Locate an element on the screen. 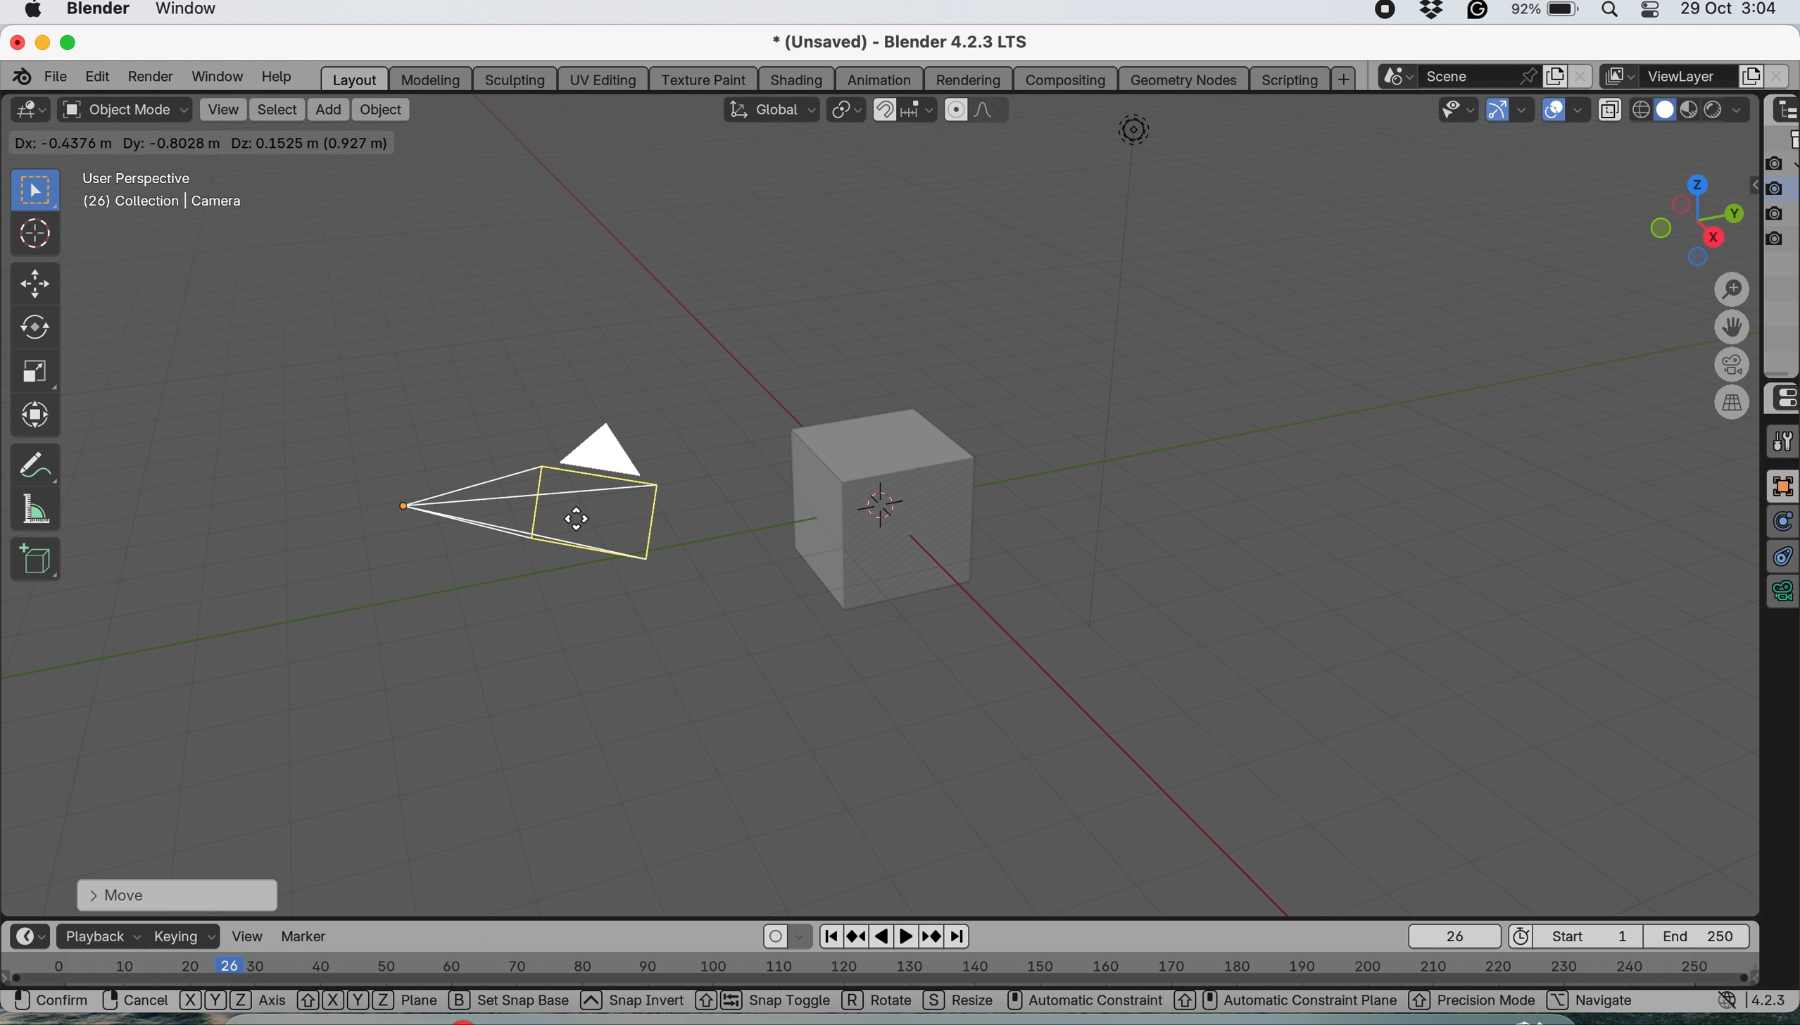  Set Snap base is located at coordinates (526, 1002).